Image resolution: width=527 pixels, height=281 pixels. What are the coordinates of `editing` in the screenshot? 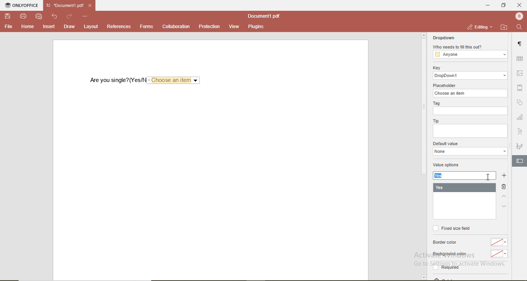 It's located at (481, 26).